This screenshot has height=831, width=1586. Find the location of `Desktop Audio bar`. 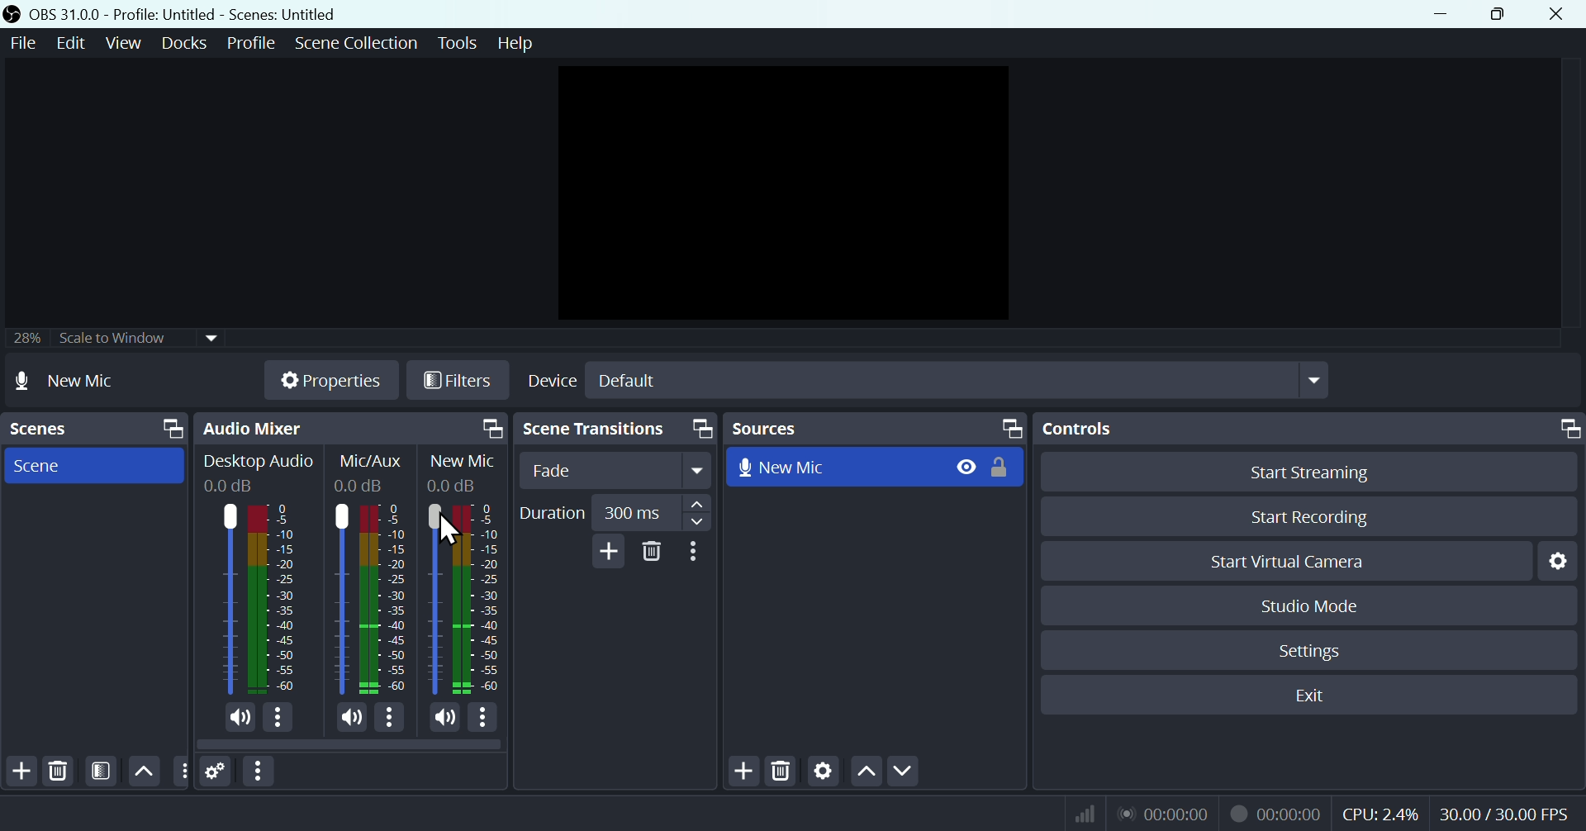

Desktop Audio bar is located at coordinates (269, 599).